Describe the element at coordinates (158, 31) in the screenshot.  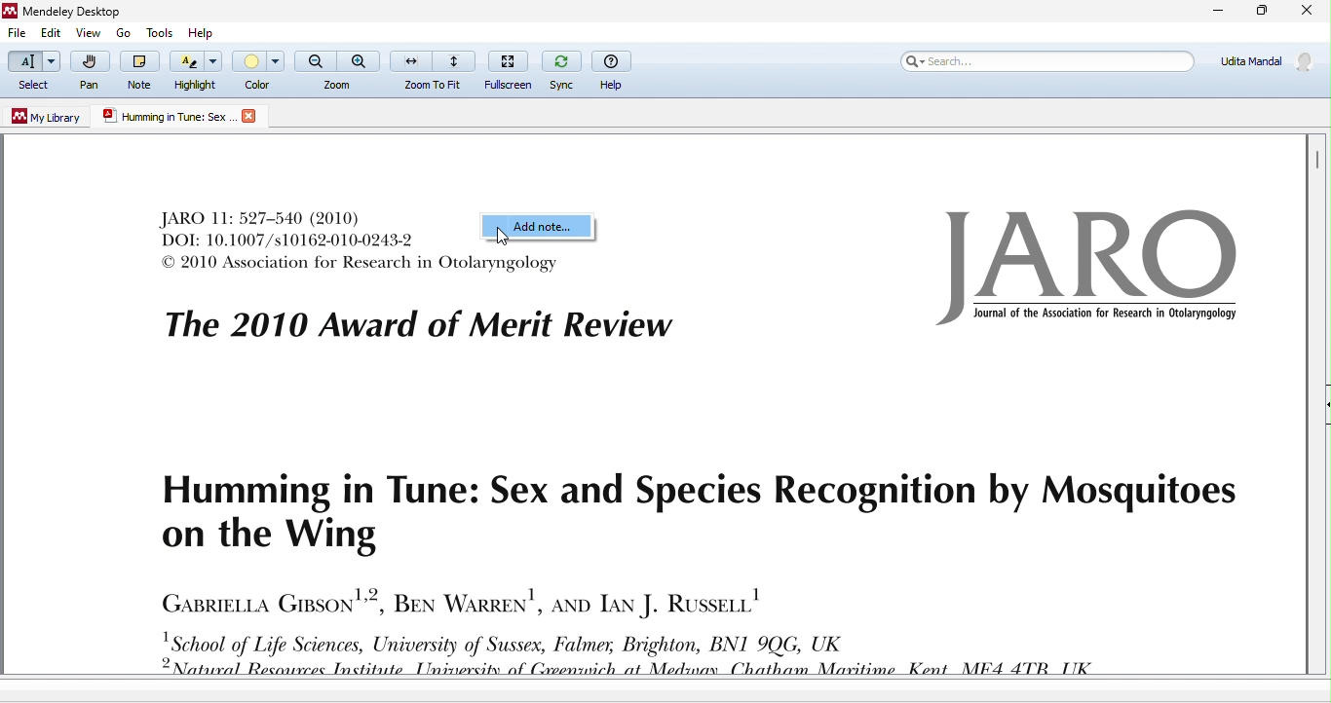
I see `tools` at that location.